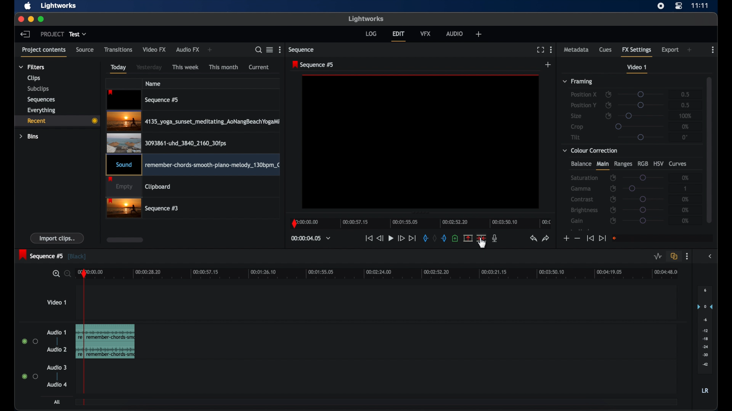 The image size is (732, 411). I want to click on in mark, so click(424, 238).